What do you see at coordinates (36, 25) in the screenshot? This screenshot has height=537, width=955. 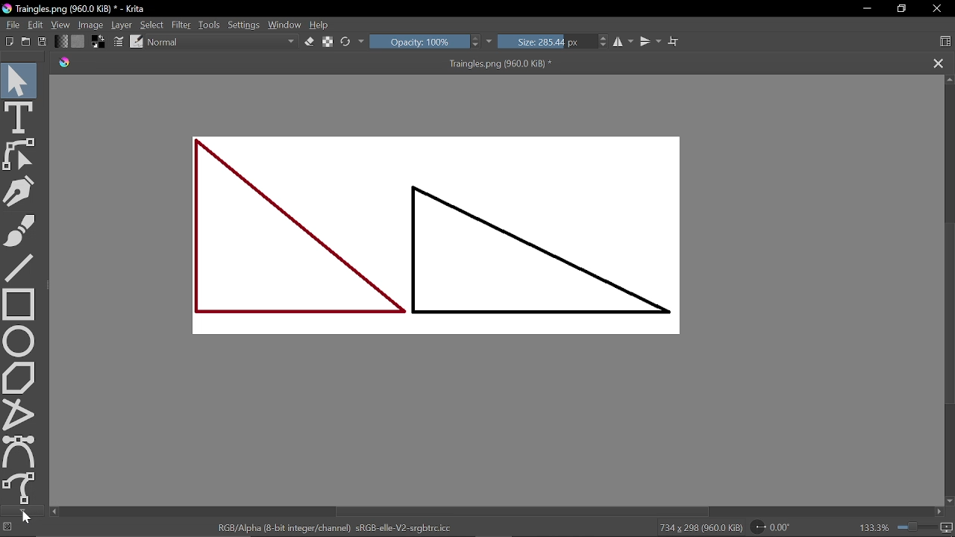 I see `Edit` at bounding box center [36, 25].